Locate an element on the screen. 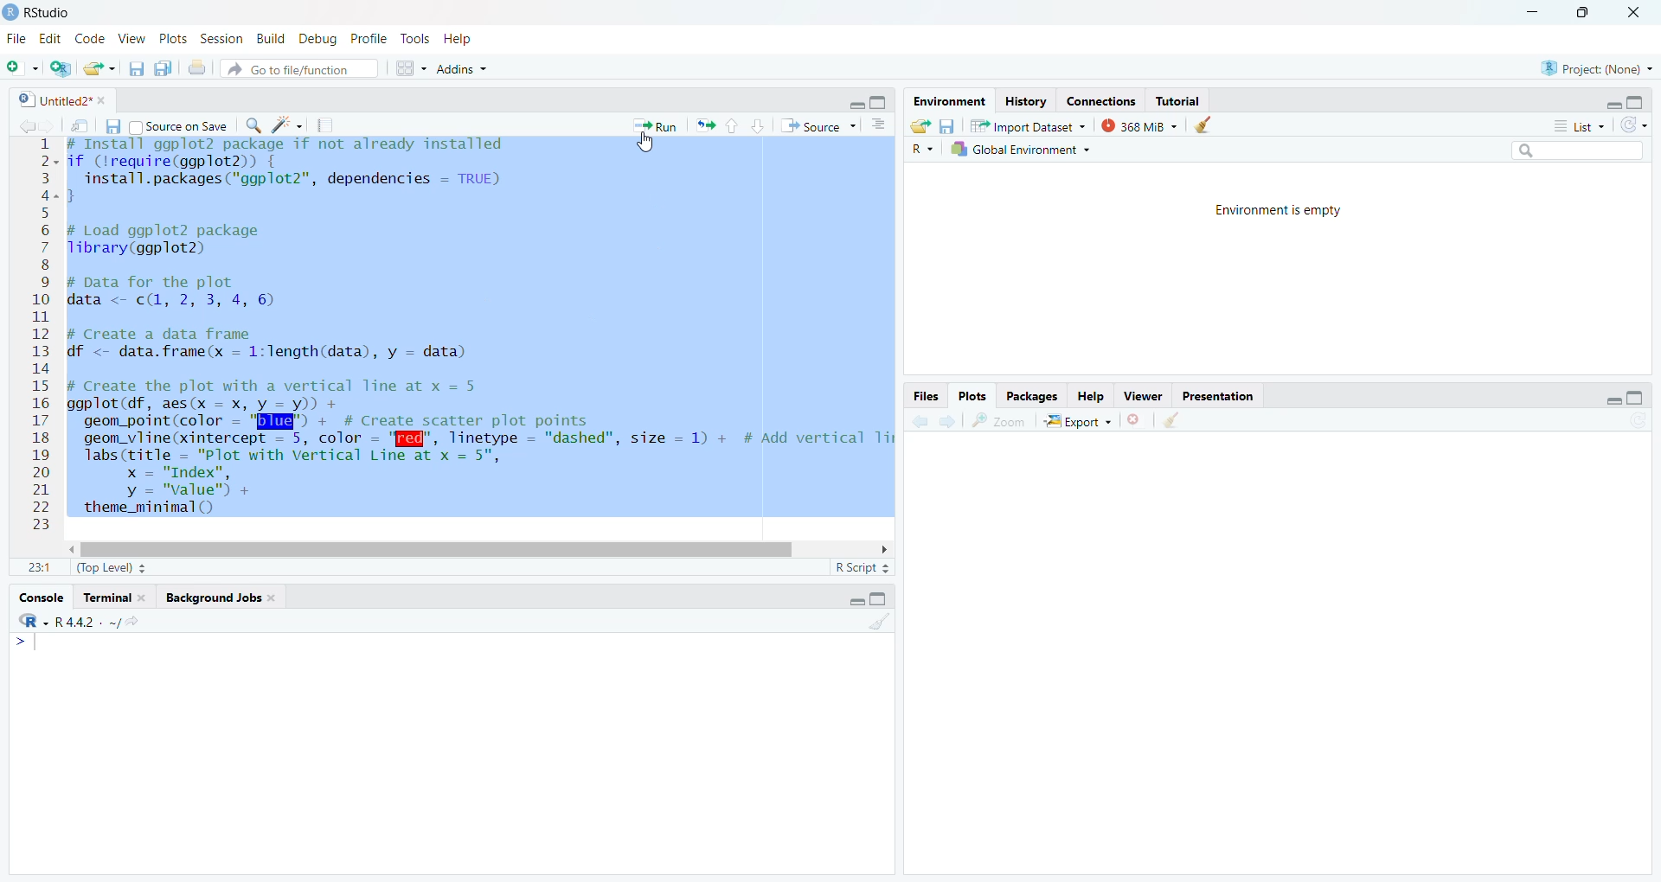 Image resolution: width=1661 pixels, height=882 pixels. R ~ is located at coordinates (923, 150).